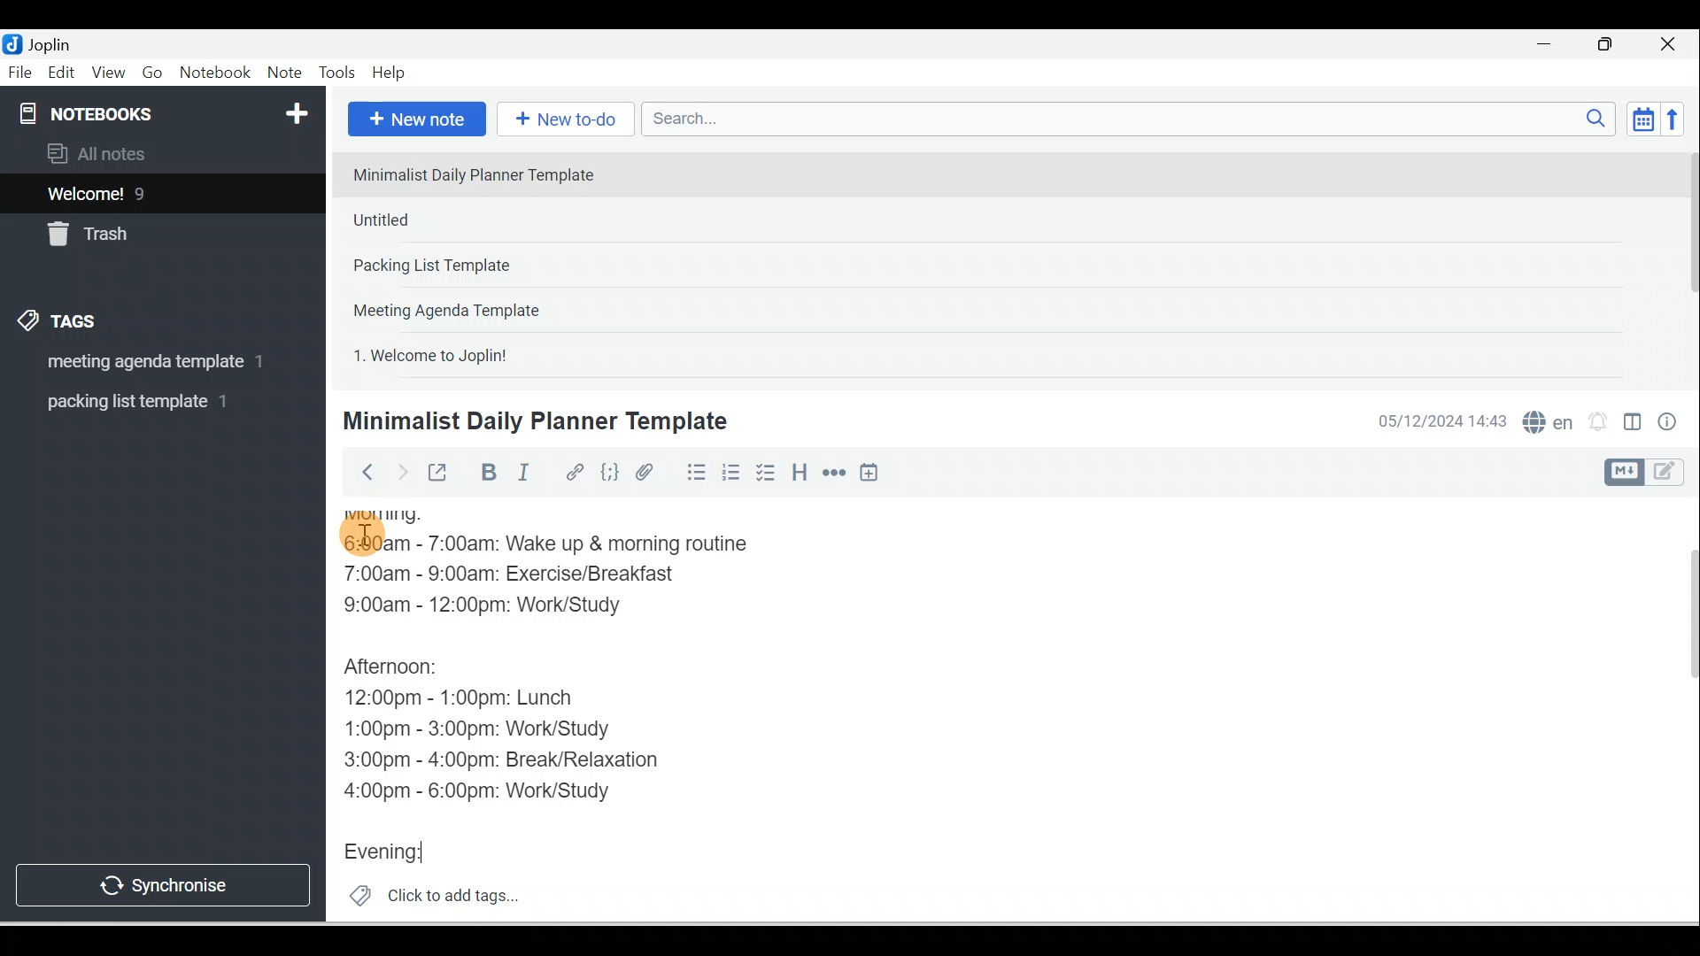  What do you see at coordinates (477, 728) in the screenshot?
I see `1:00pm - 3:00pm: Work/Study` at bounding box center [477, 728].